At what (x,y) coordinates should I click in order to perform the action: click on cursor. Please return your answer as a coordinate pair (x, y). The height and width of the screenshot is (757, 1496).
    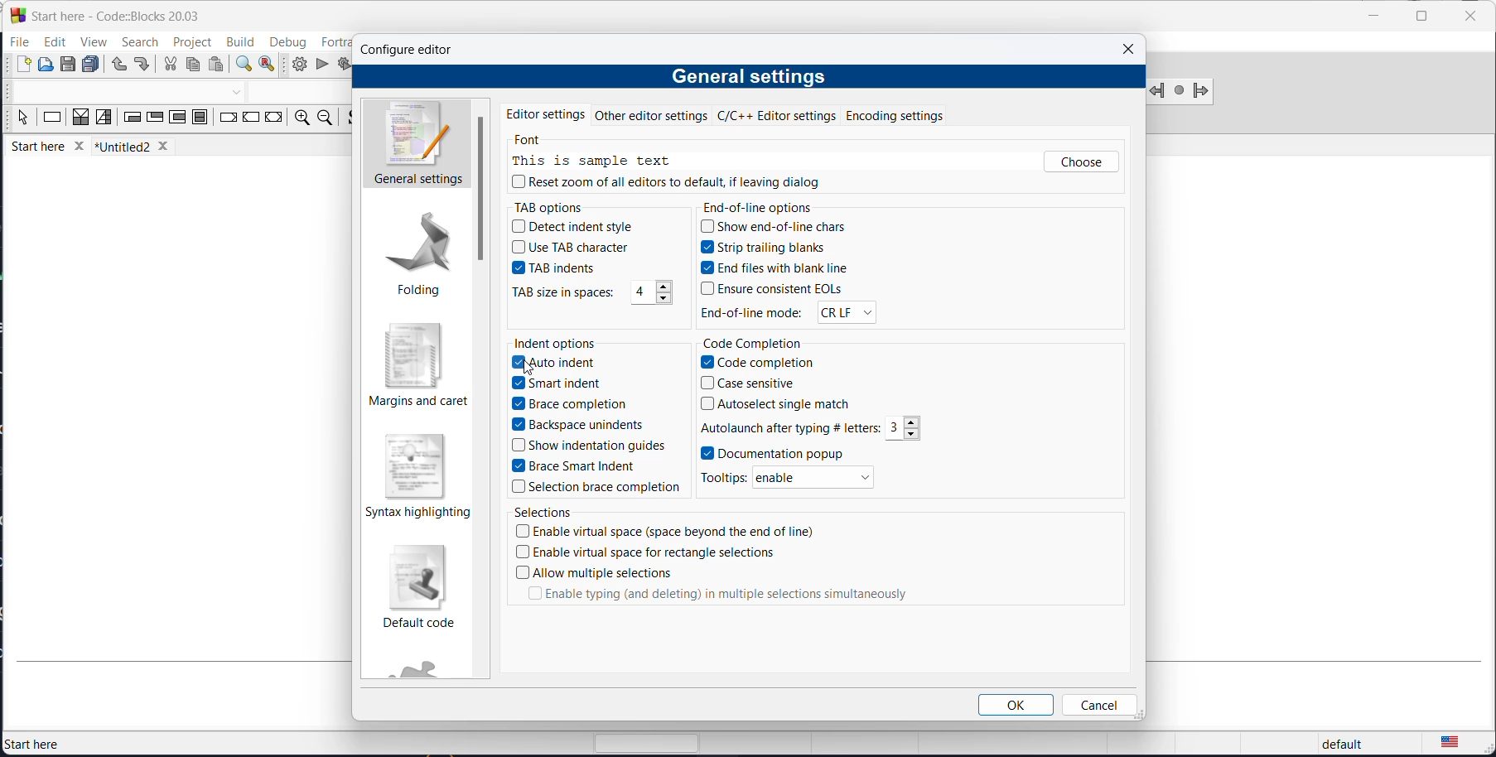
    Looking at the image, I should click on (526, 367).